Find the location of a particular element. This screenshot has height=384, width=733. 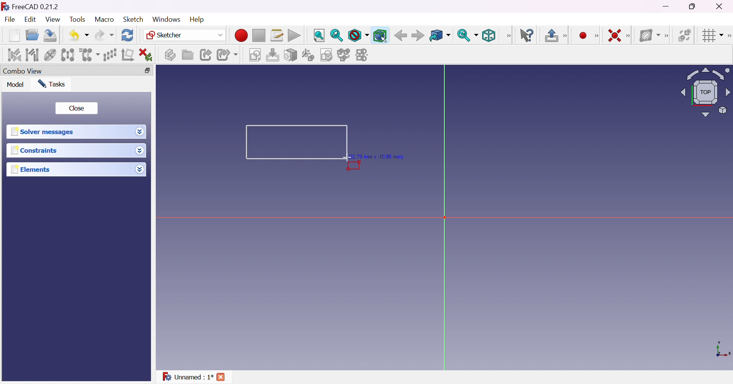

Bounding box is located at coordinates (380, 36).